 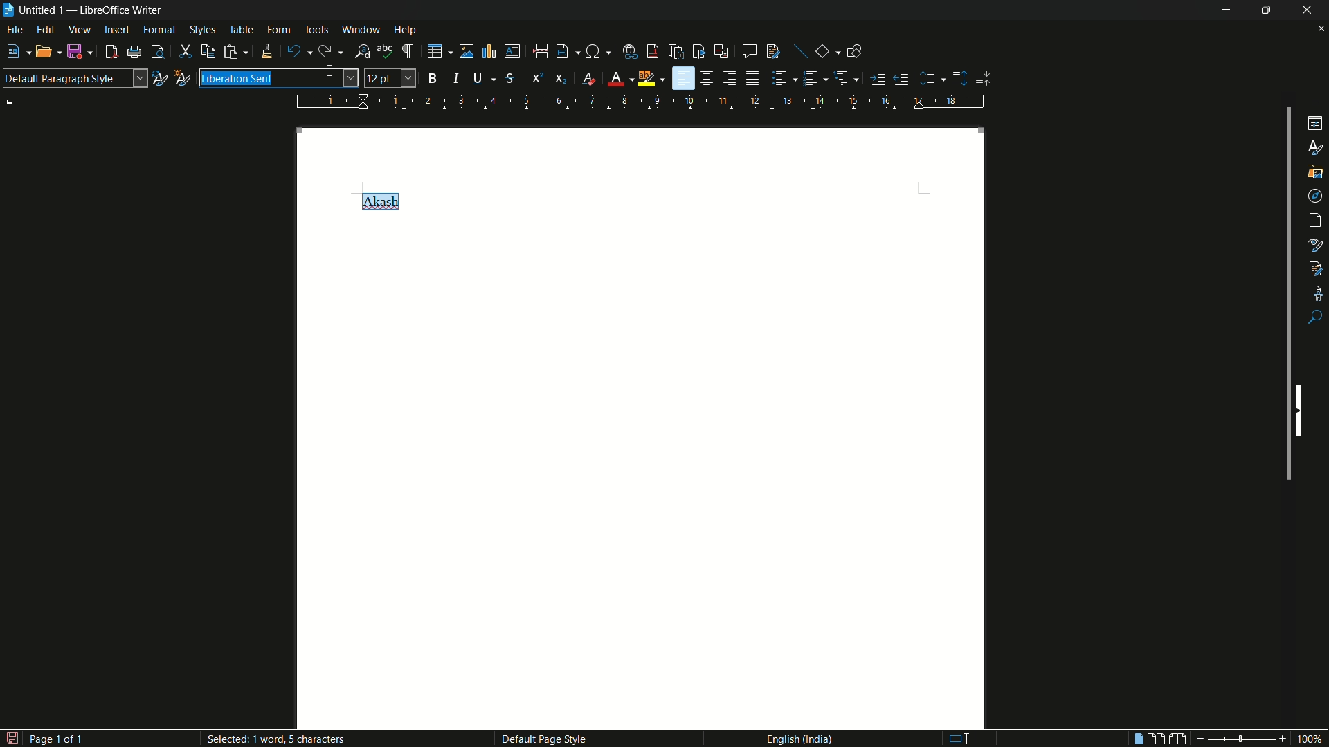 I want to click on cut, so click(x=186, y=53).